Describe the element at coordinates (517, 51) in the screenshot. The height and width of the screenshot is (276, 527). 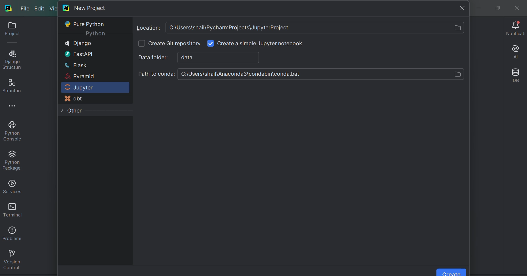
I see `AI assistant` at that location.